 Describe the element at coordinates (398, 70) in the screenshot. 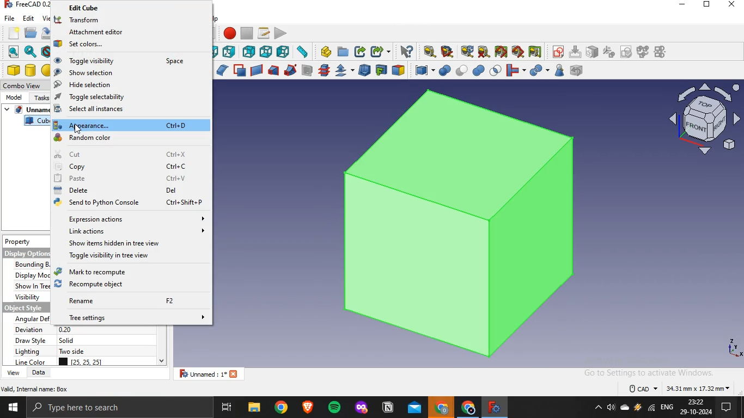

I see `color per face` at that location.